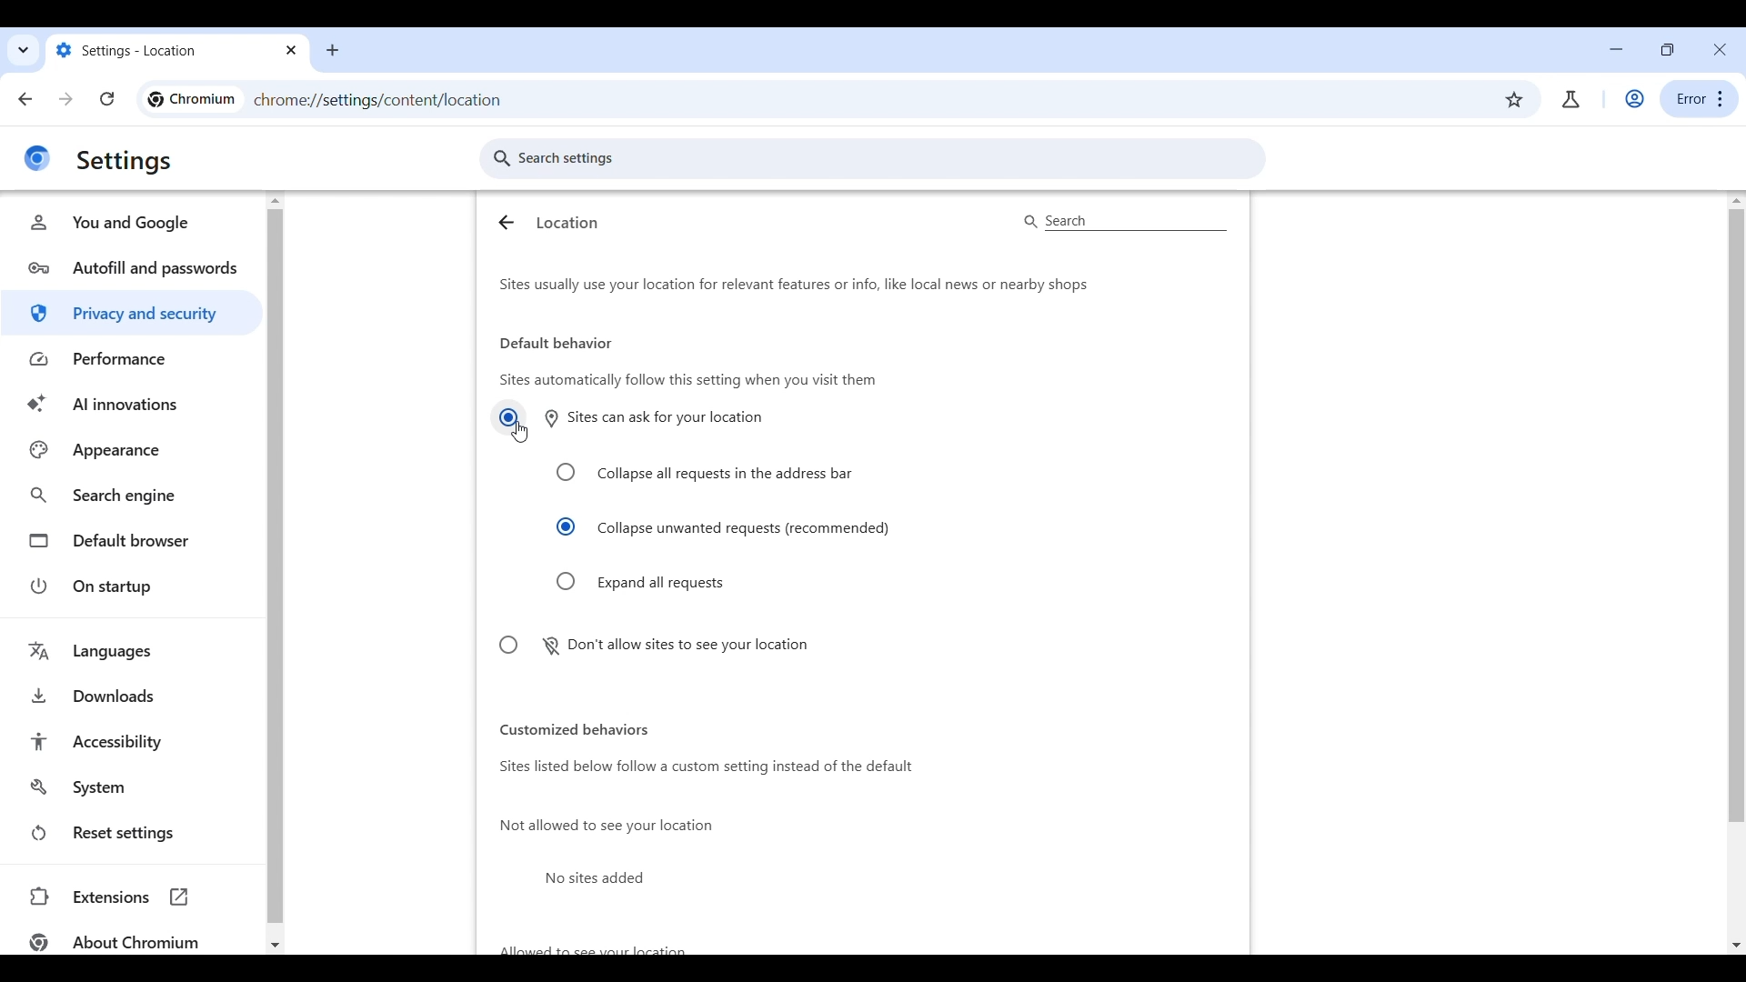 The height and width of the screenshot is (982, 1746). Describe the element at coordinates (293, 50) in the screenshot. I see `Close current tab` at that location.